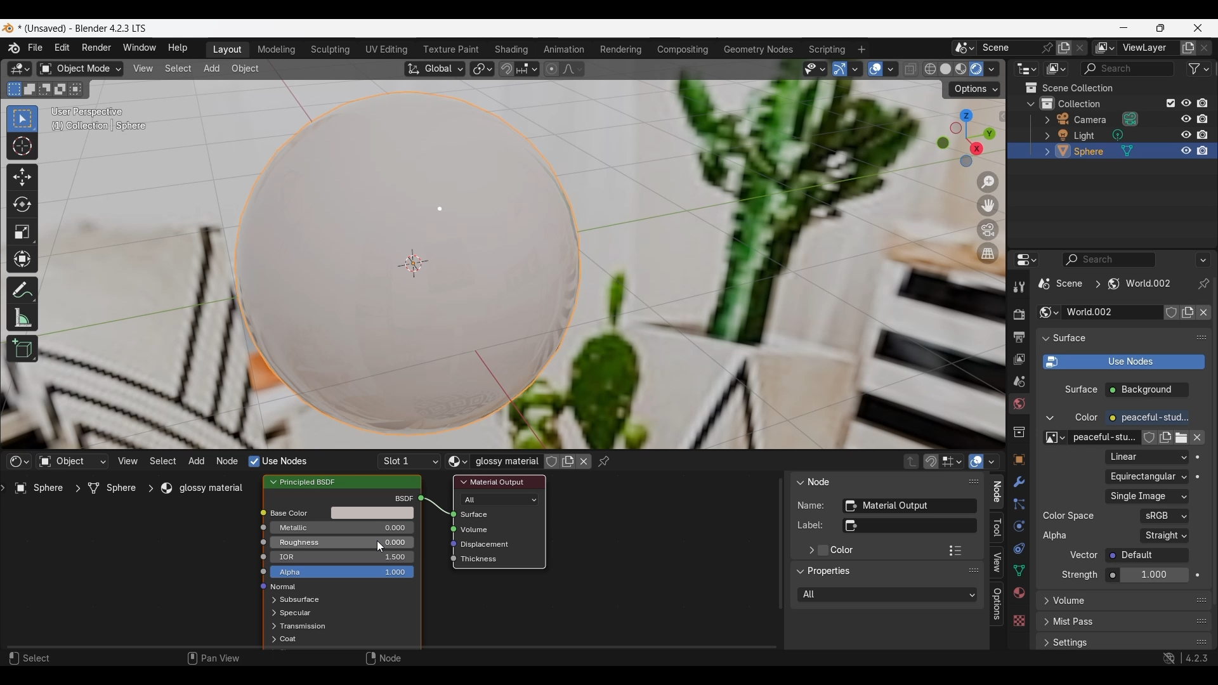 The width and height of the screenshot is (1218, 685). I want to click on Sculpting workspace, so click(331, 50).